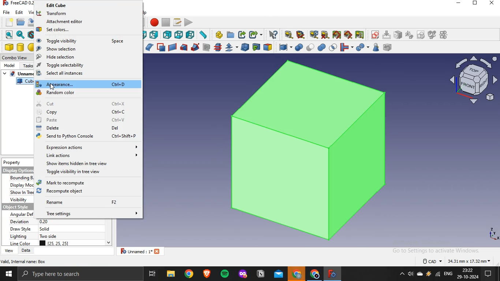  What do you see at coordinates (225, 274) in the screenshot?
I see `spotify` at bounding box center [225, 274].